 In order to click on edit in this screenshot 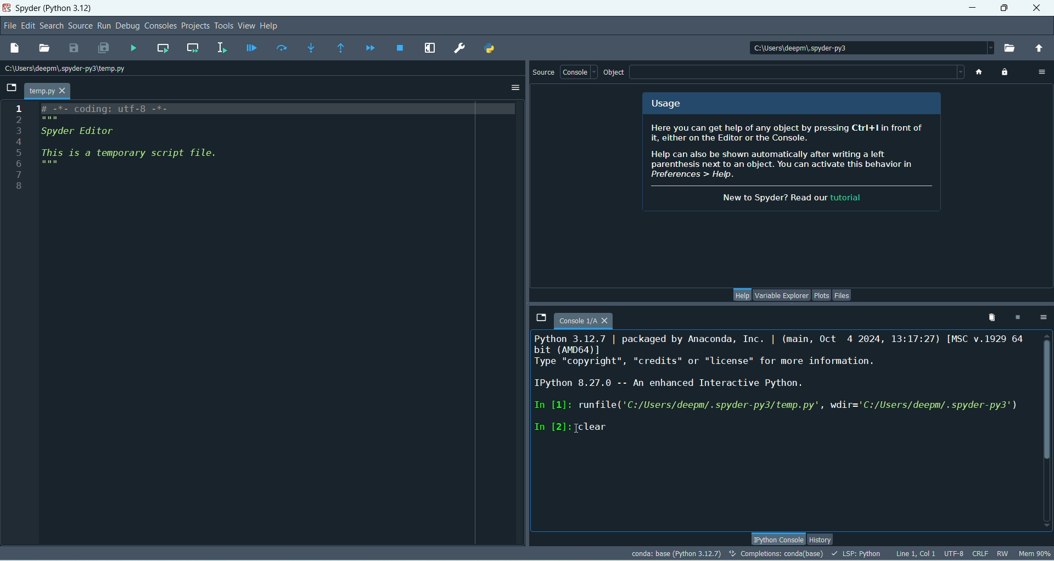, I will do `click(27, 26)`.